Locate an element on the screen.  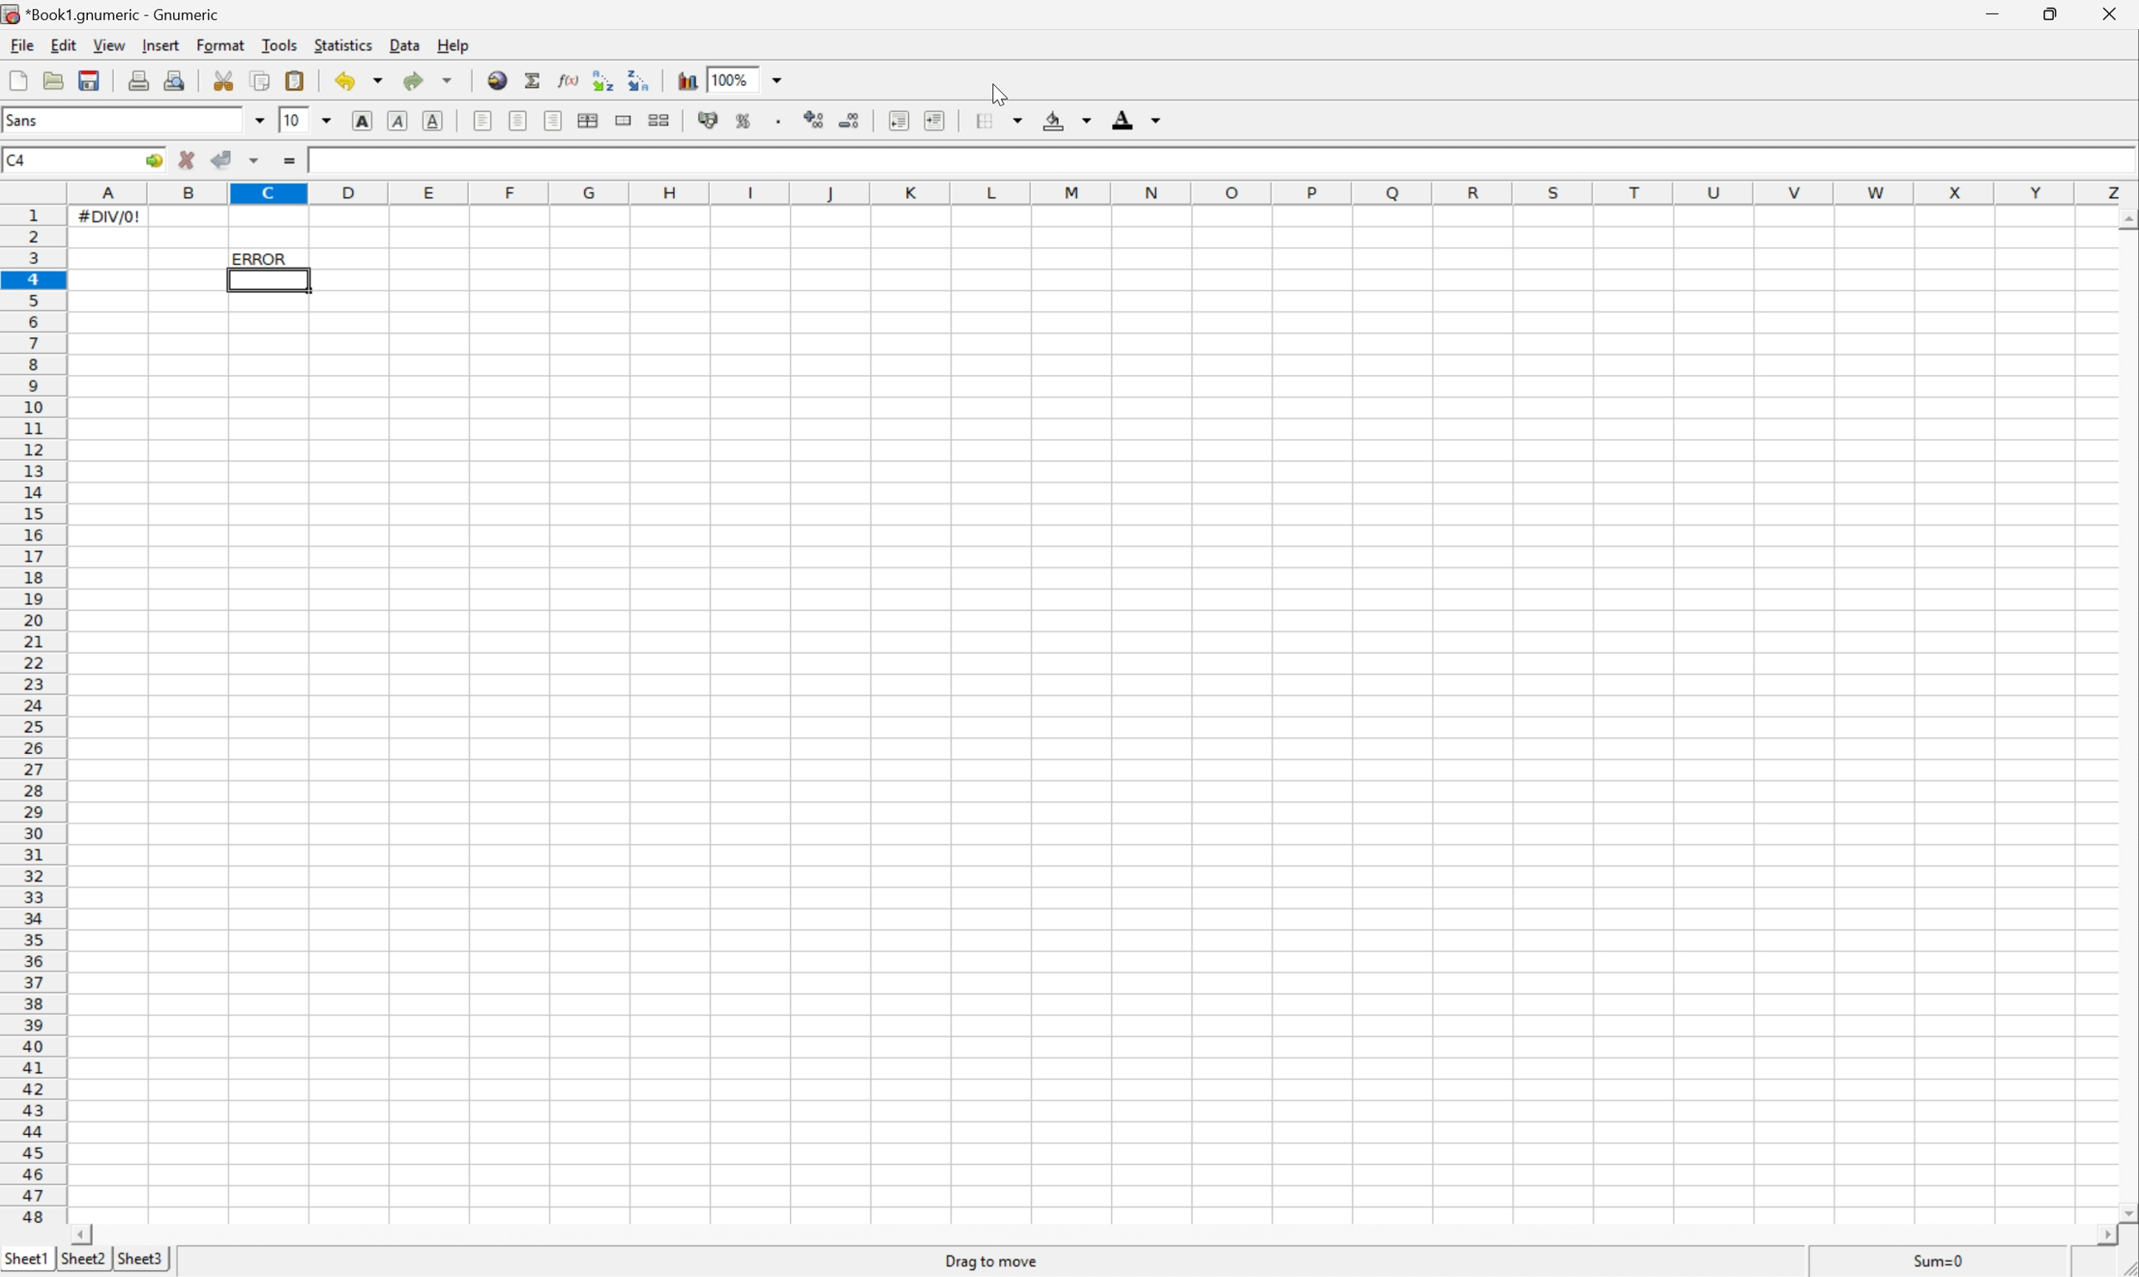
Italic is located at coordinates (397, 122).